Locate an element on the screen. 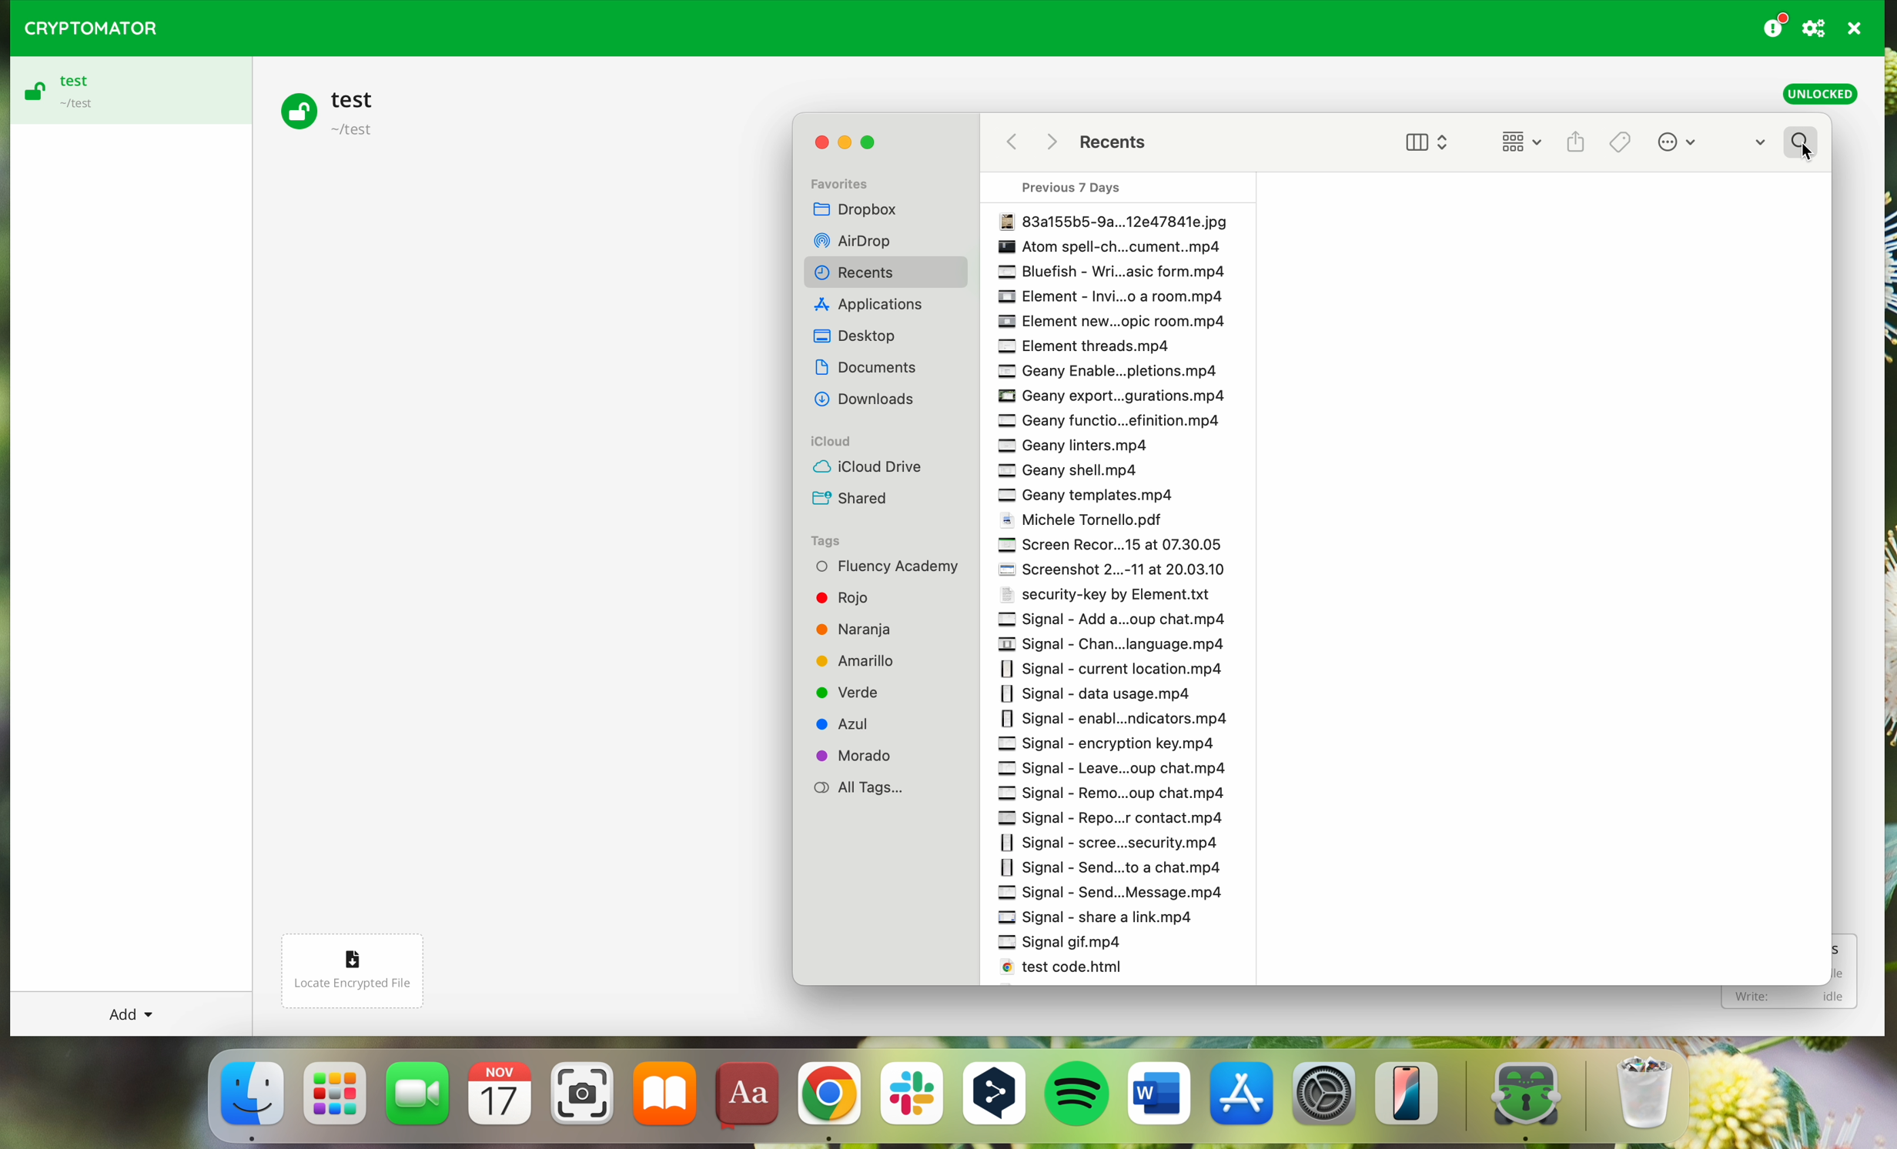 Image resolution: width=1897 pixels, height=1149 pixels. Signal send message is located at coordinates (1116, 893).